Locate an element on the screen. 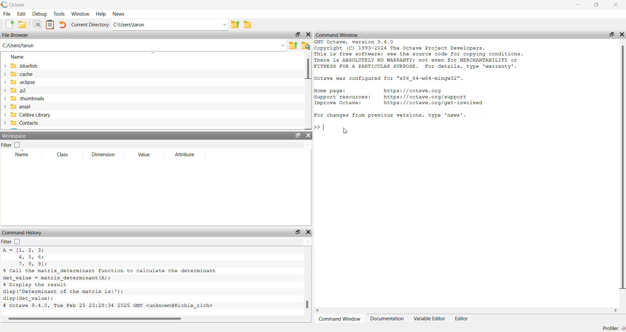 This screenshot has height=332, width=626. one directory up is located at coordinates (235, 24).